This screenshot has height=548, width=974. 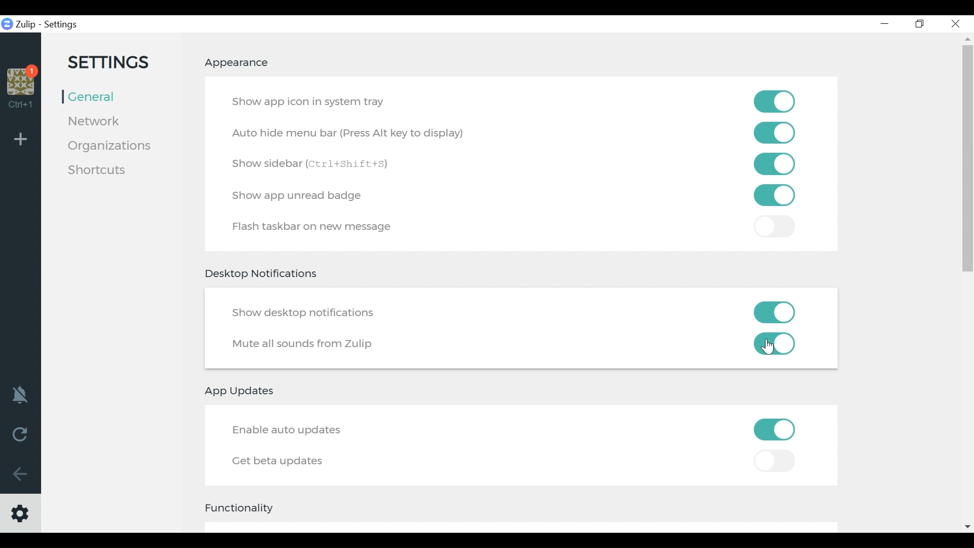 I want to click on notification, so click(x=21, y=394).